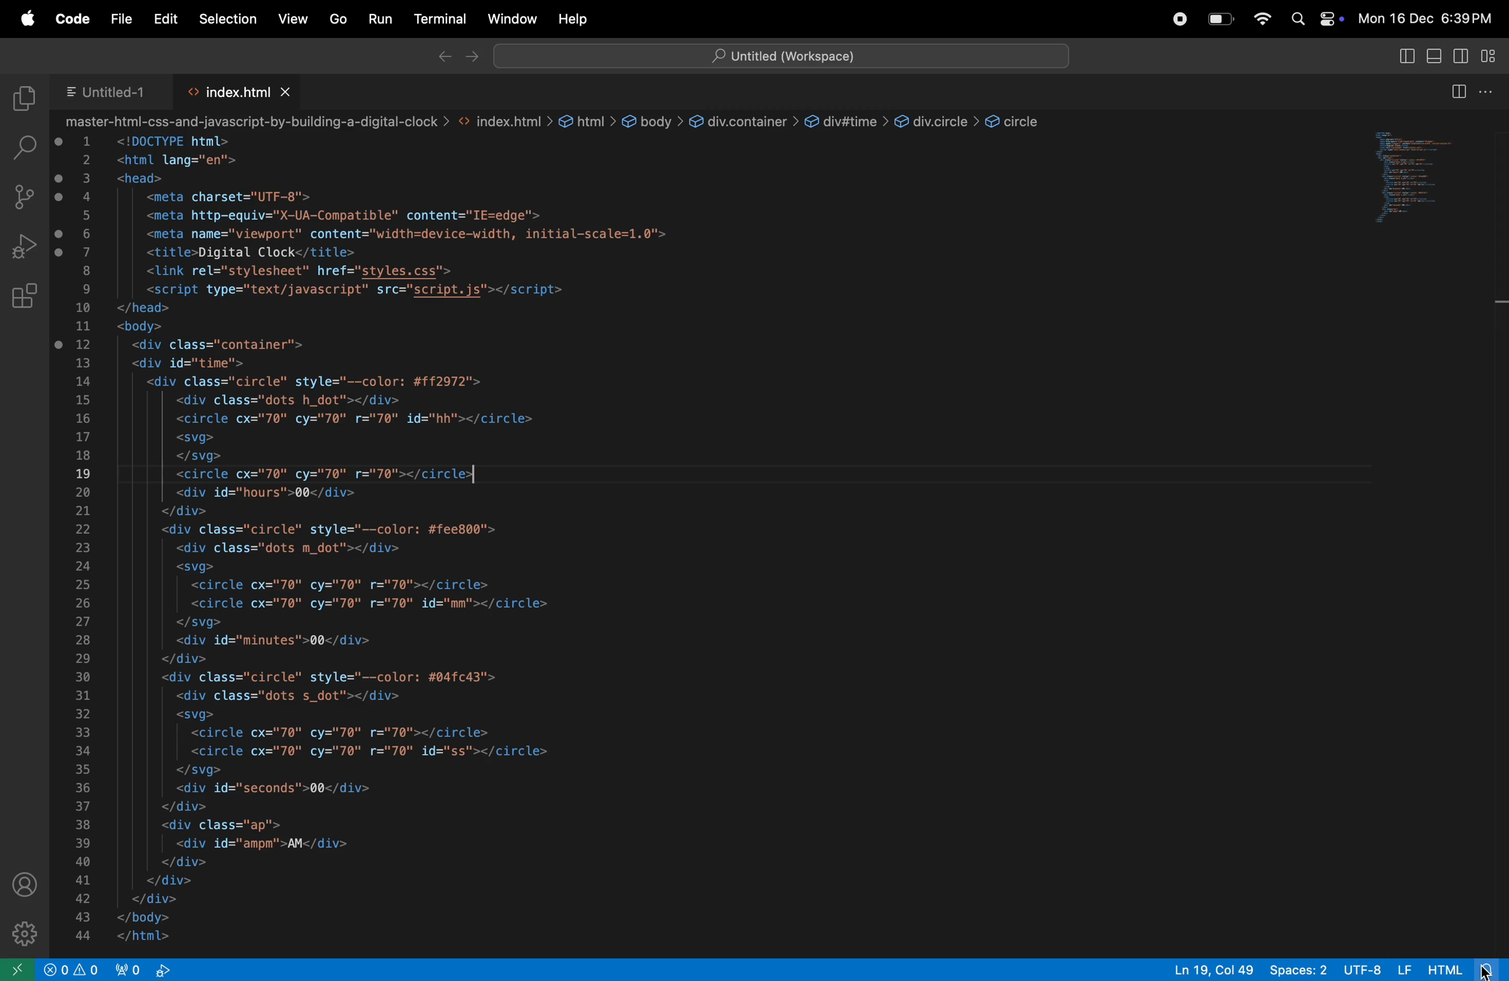 The height and width of the screenshot is (981, 1509). I want to click on edit, so click(168, 19).